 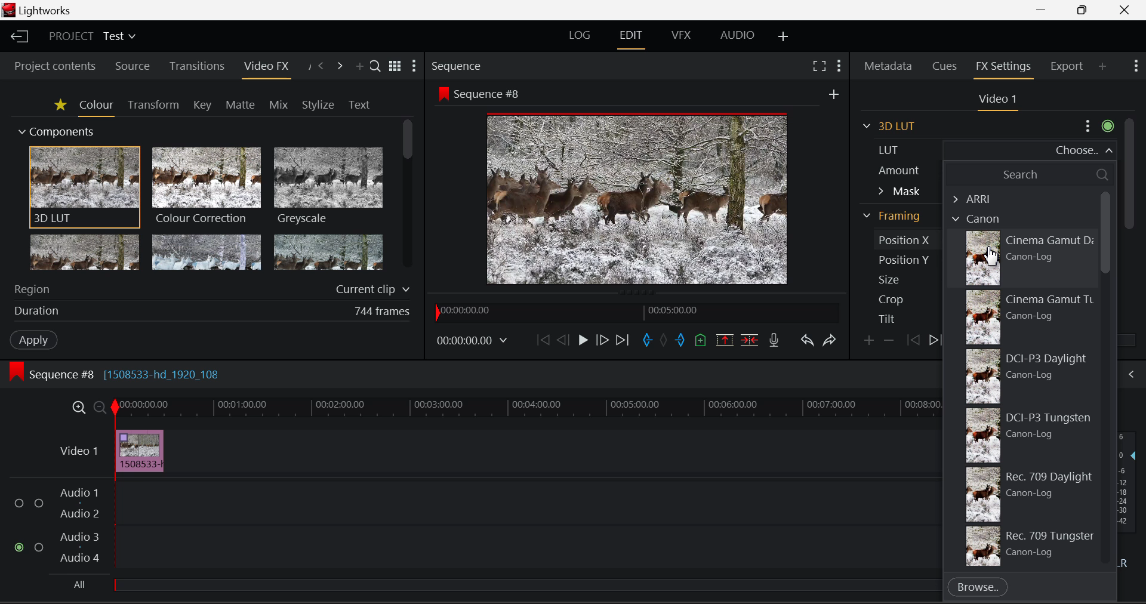 What do you see at coordinates (895, 125) in the screenshot?
I see `3D LUT Section` at bounding box center [895, 125].